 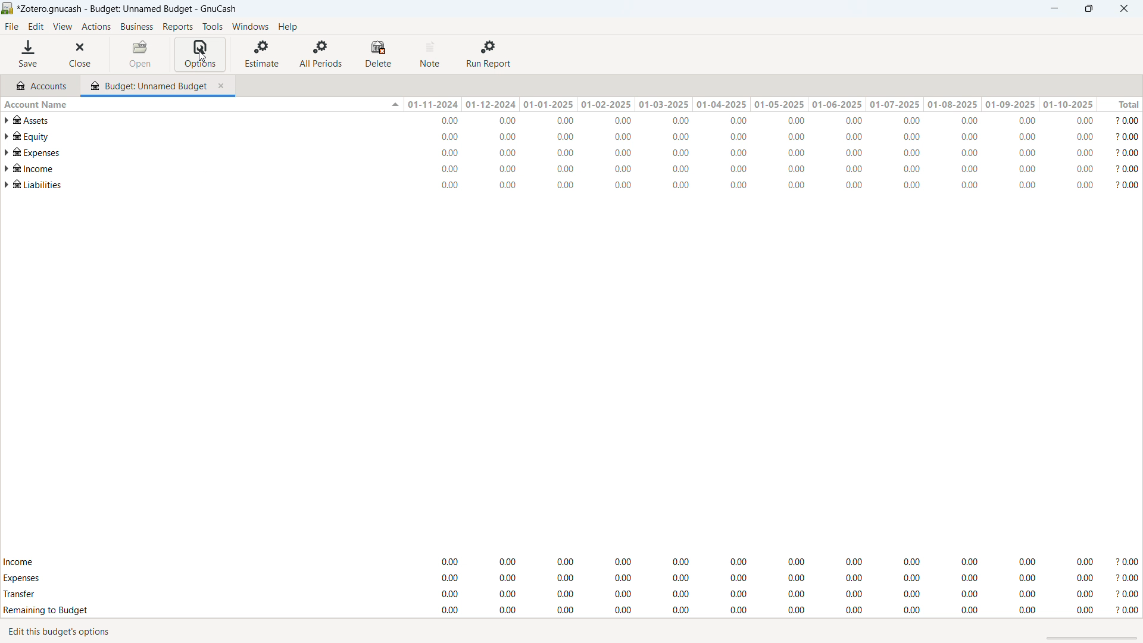 What do you see at coordinates (837, 104) in the screenshot?
I see `01-06-2025` at bounding box center [837, 104].